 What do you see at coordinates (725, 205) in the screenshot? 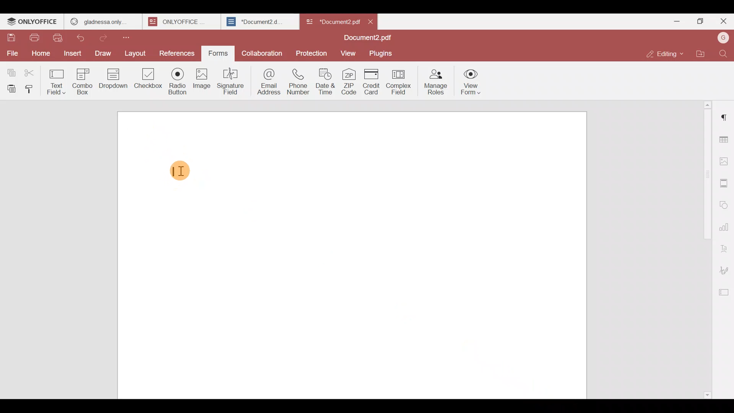
I see `Shapes settings` at bounding box center [725, 205].